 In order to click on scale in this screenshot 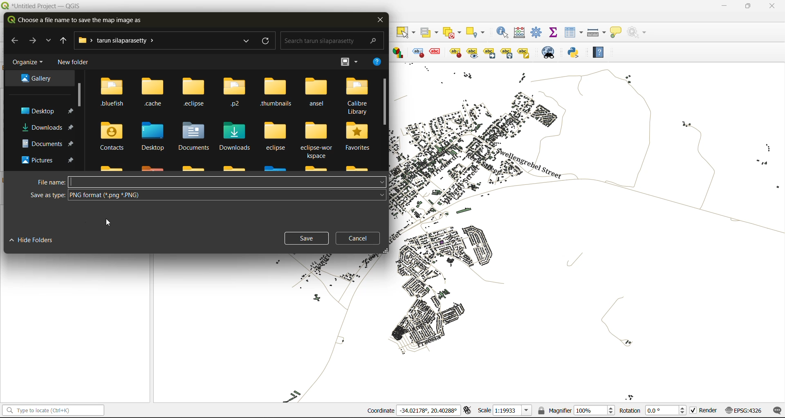, I will do `click(502, 411)`.